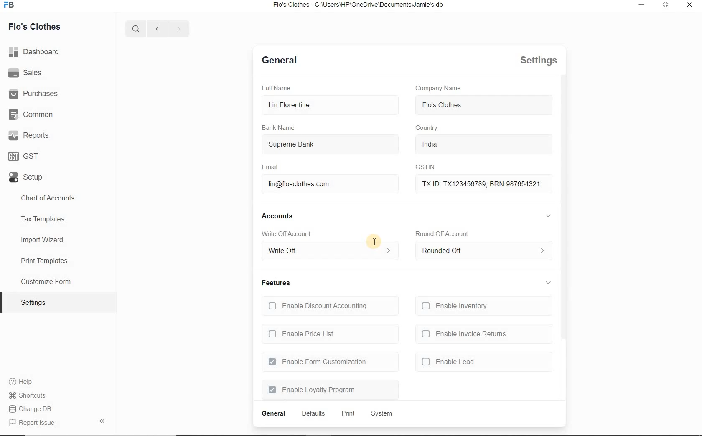 This screenshot has height=436, width=702. Describe the element at coordinates (104, 420) in the screenshot. I see `Arrow` at that location.